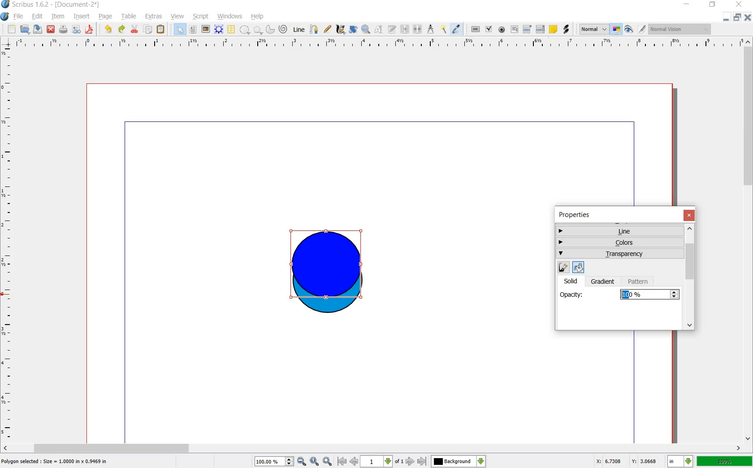 This screenshot has height=468, width=753. Describe the element at coordinates (218, 29) in the screenshot. I see `render frame` at that location.